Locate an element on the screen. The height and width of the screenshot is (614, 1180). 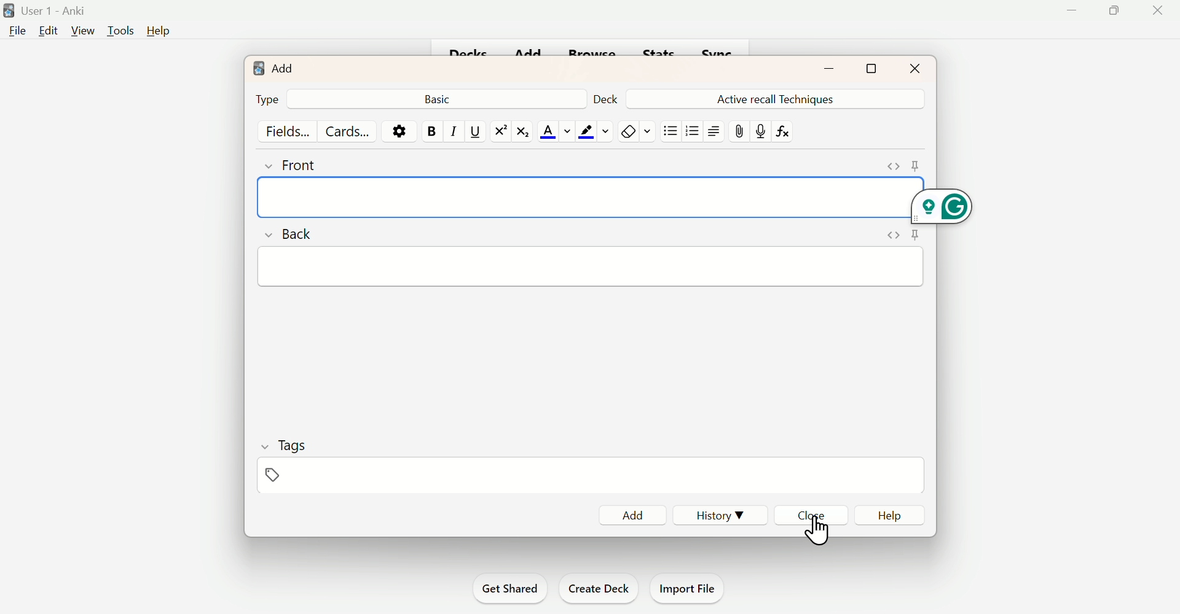
Close is located at coordinates (1157, 10).